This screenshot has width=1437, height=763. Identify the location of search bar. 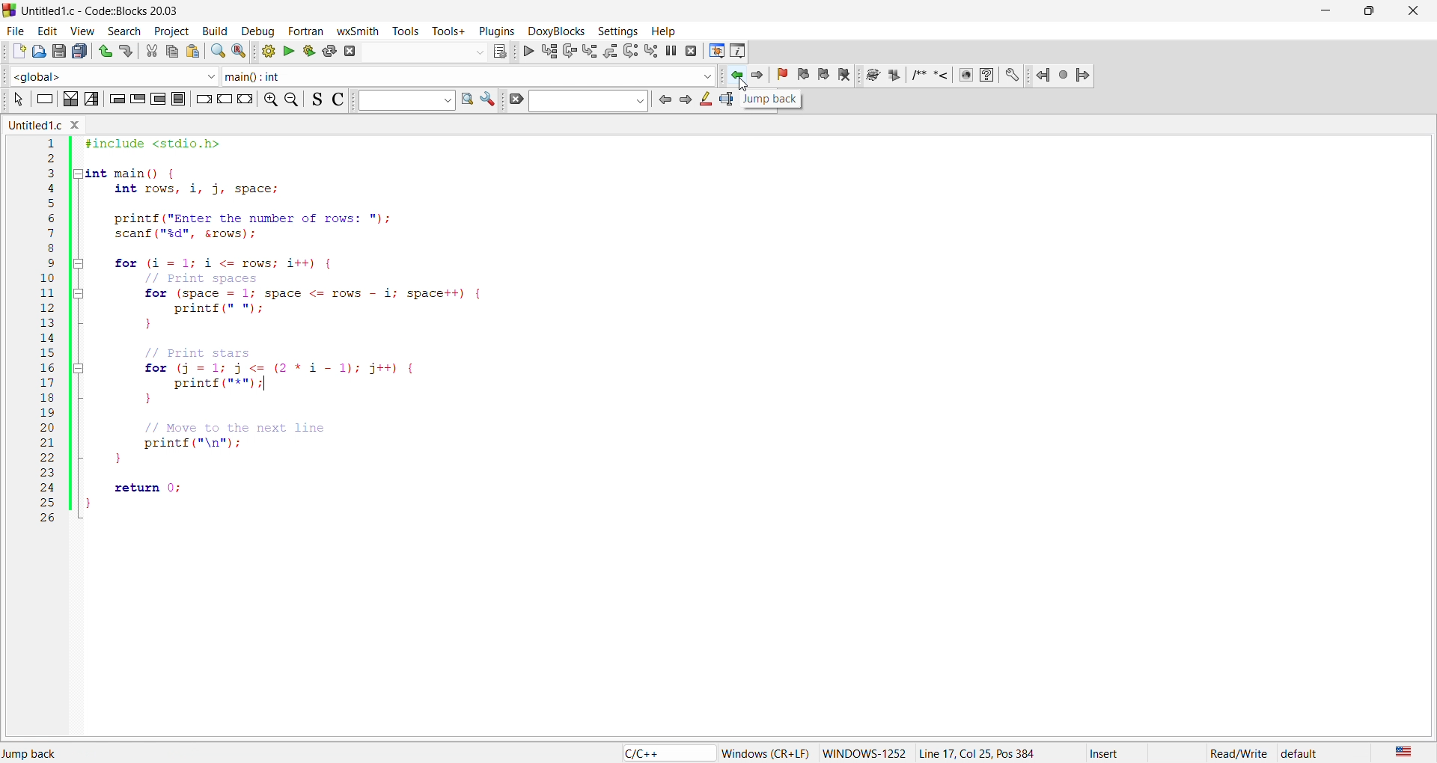
(577, 101).